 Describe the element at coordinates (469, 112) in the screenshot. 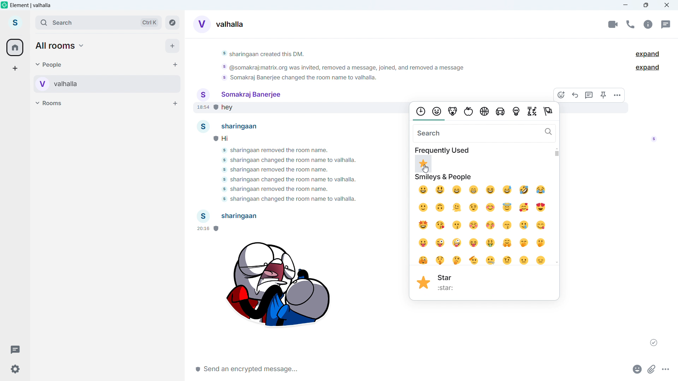

I see `food and drinks` at that location.